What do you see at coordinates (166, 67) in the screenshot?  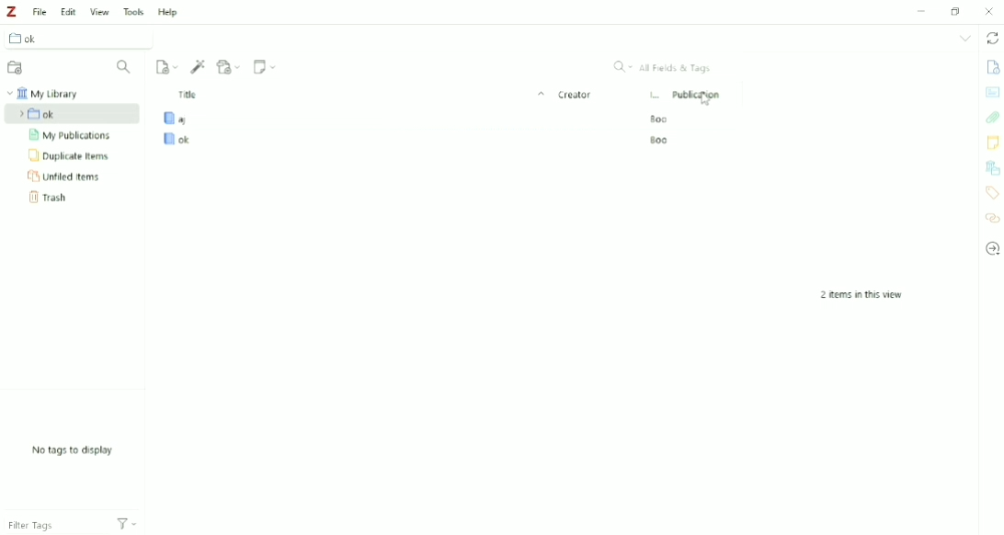 I see `New Item` at bounding box center [166, 67].